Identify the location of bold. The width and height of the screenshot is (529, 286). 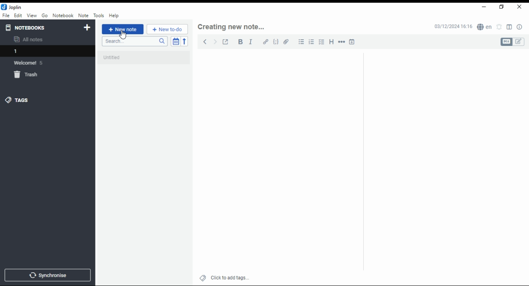
(240, 42).